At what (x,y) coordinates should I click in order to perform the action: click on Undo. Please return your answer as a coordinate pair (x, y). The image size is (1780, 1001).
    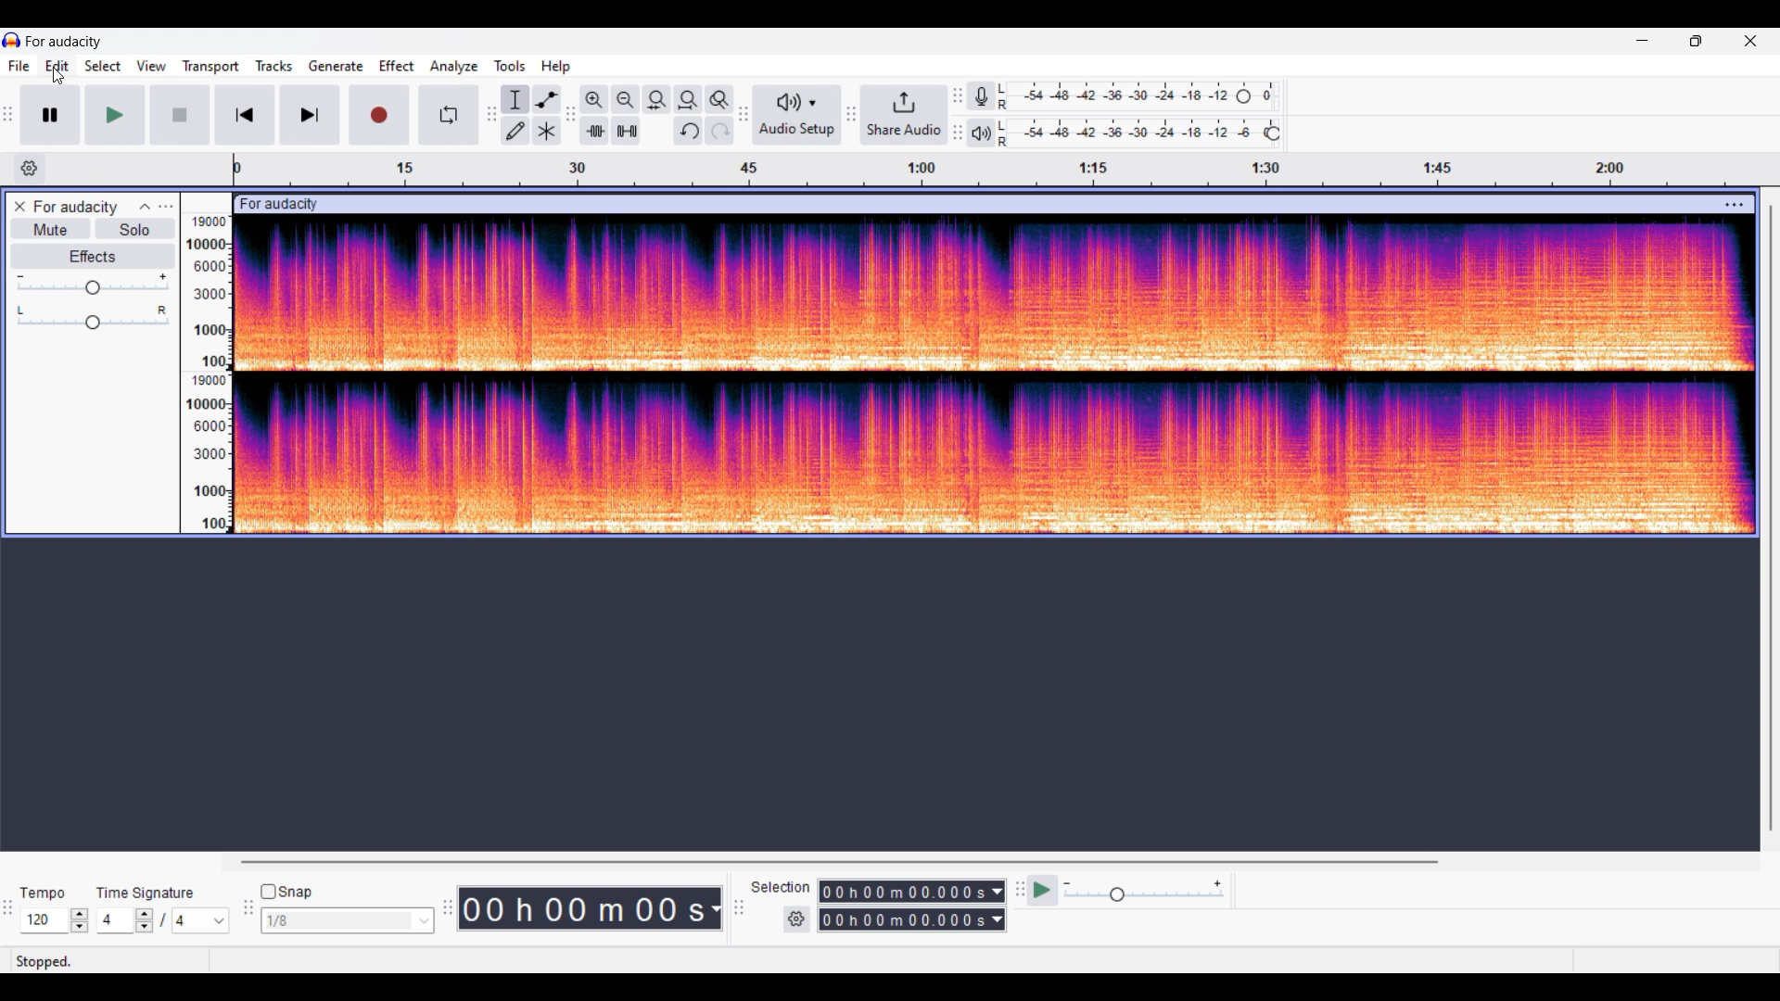
    Looking at the image, I should click on (688, 131).